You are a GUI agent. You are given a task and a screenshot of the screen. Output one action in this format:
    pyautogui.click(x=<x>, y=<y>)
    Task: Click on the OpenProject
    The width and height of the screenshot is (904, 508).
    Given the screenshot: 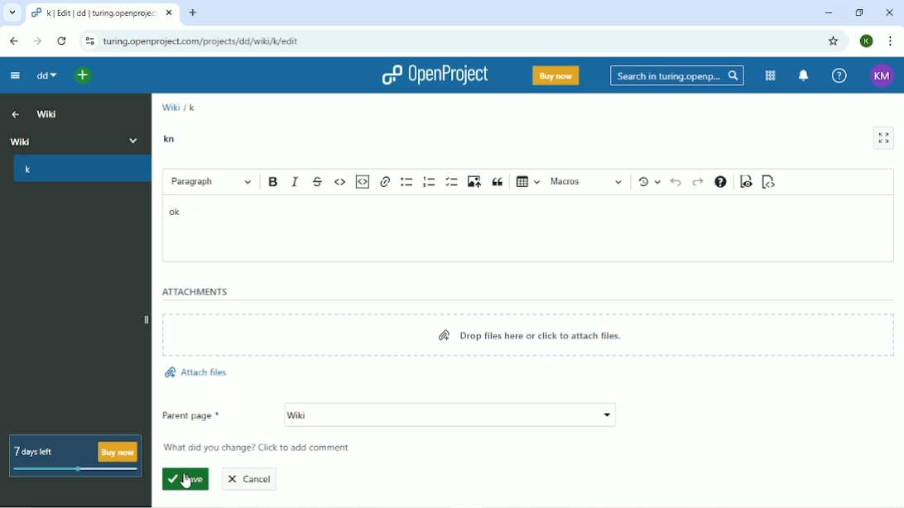 What is the action you would take?
    pyautogui.click(x=435, y=77)
    